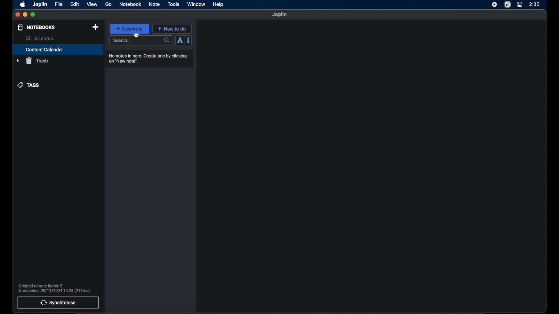 Image resolution: width=559 pixels, height=314 pixels. Describe the element at coordinates (172, 29) in the screenshot. I see `new to-do` at that location.